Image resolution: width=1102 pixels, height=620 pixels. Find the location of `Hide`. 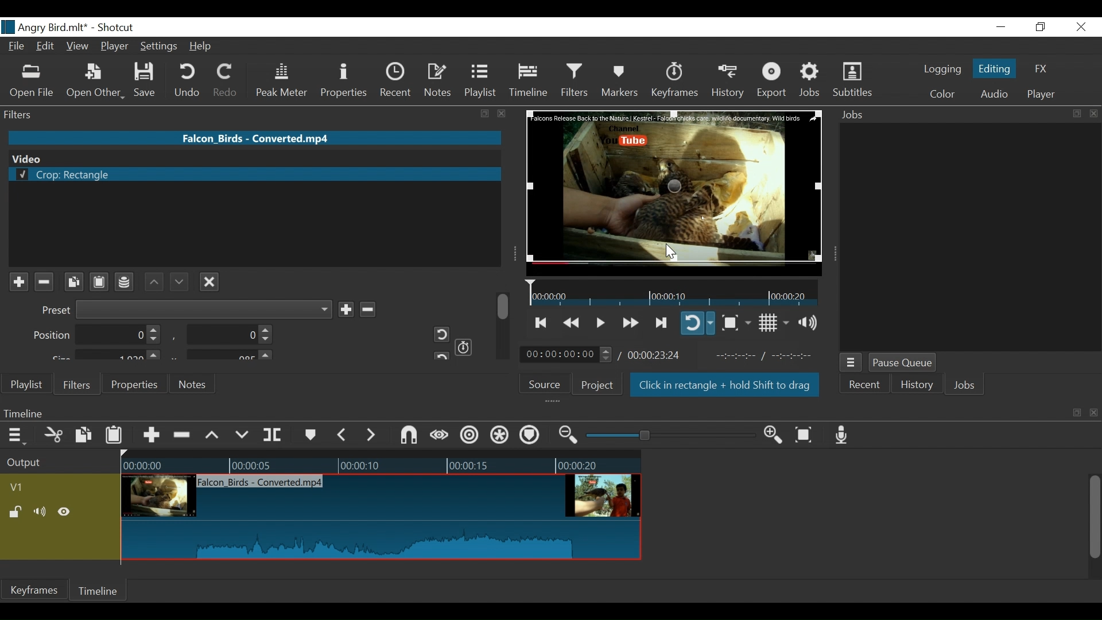

Hide is located at coordinates (64, 514).